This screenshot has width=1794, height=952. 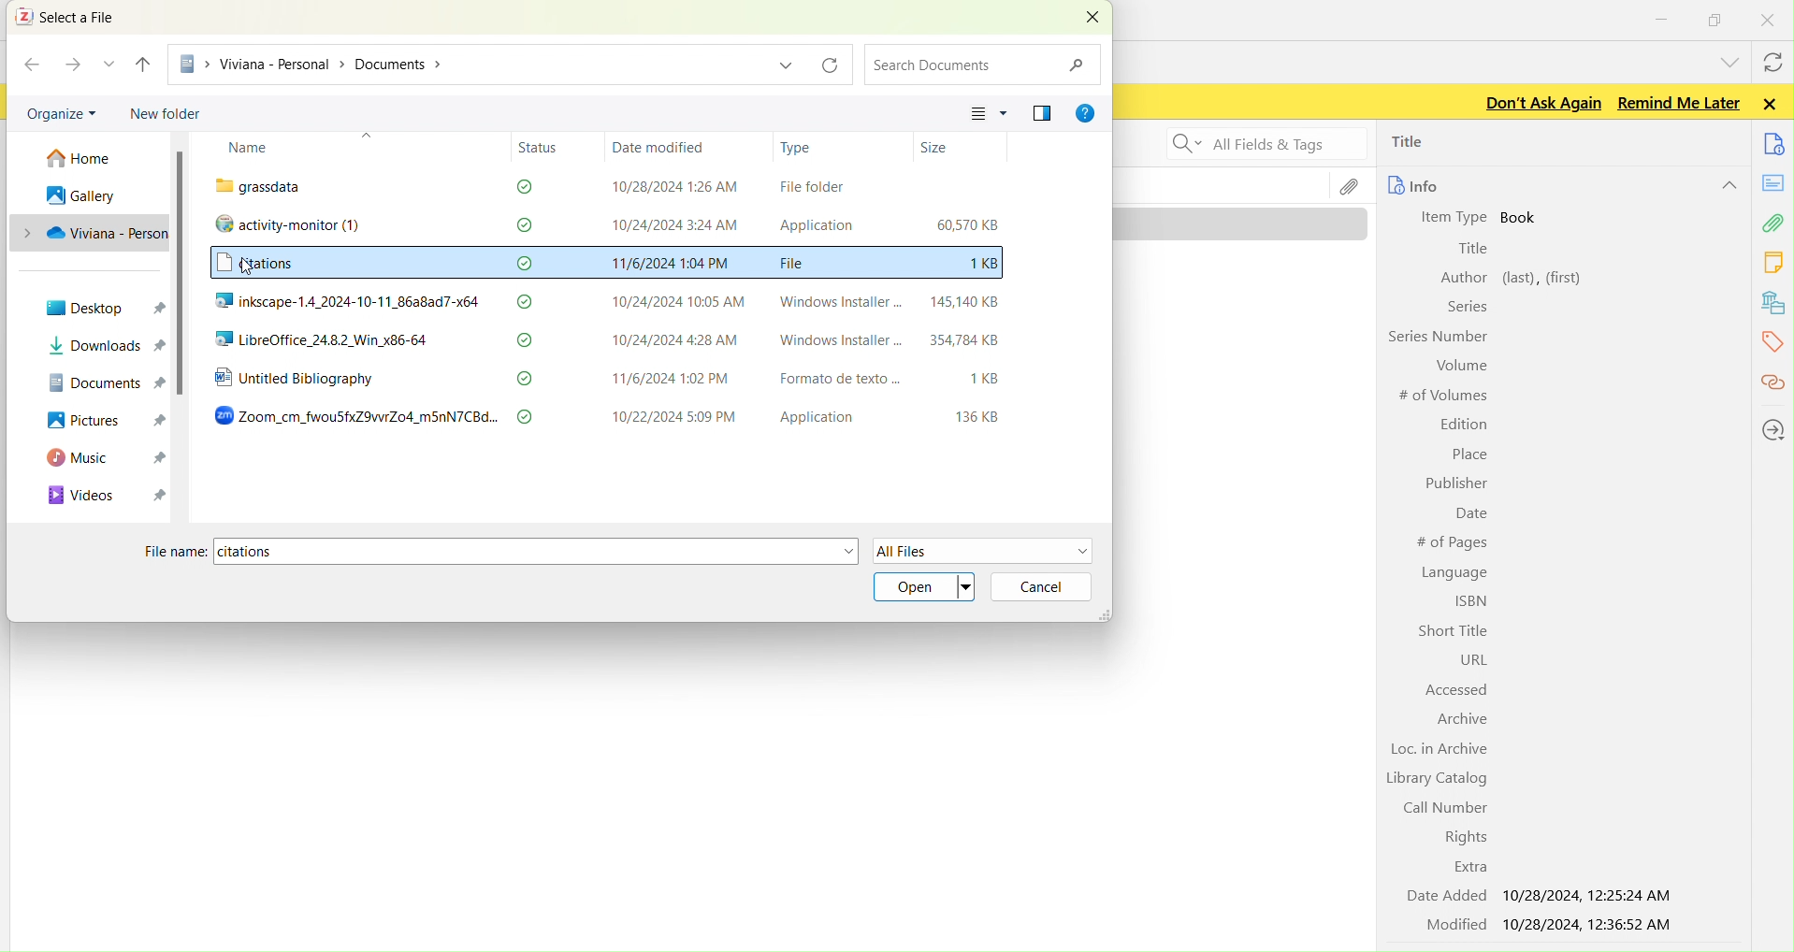 What do you see at coordinates (792, 148) in the screenshot?
I see `Type` at bounding box center [792, 148].